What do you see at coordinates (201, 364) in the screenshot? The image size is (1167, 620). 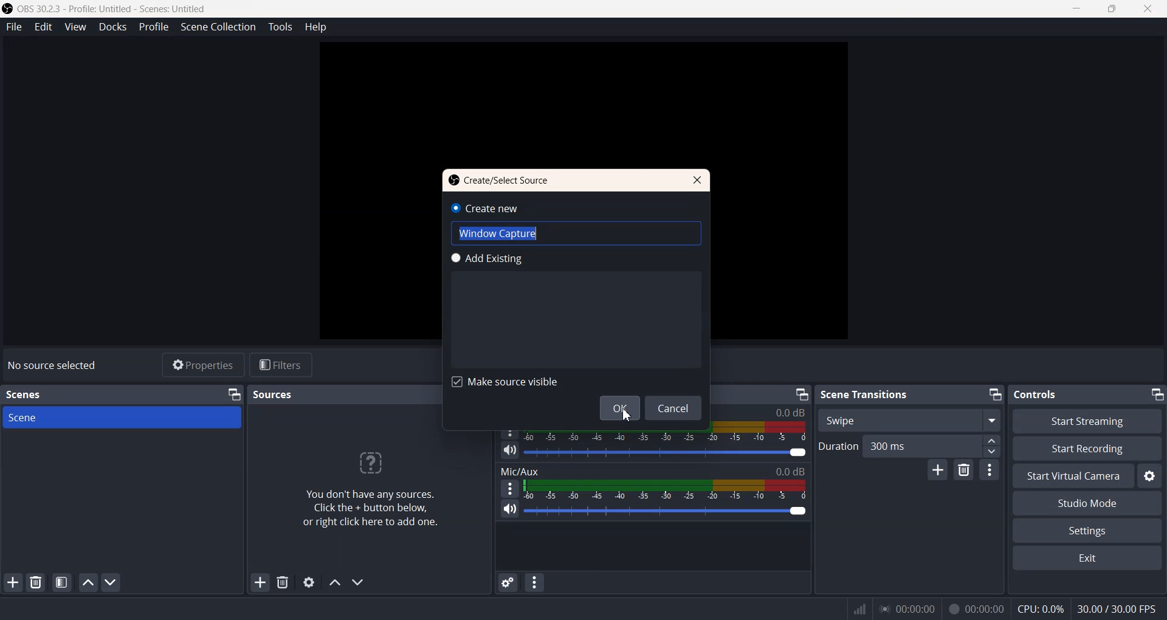 I see `Properties` at bounding box center [201, 364].